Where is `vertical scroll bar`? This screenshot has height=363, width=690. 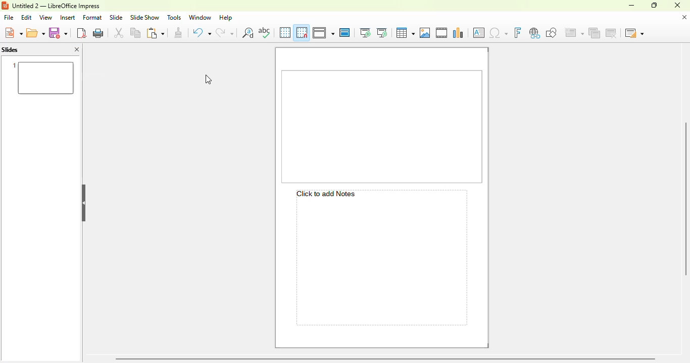 vertical scroll bar is located at coordinates (685, 199).